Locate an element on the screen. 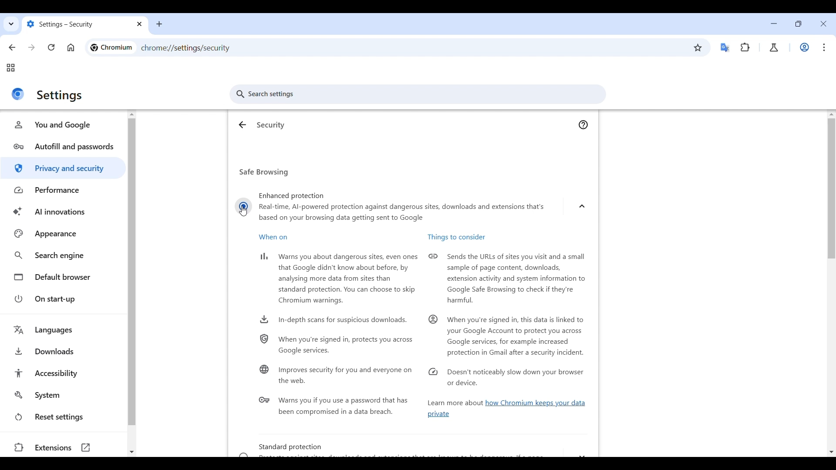 Image resolution: width=836 pixels, height=470 pixels. Google translator extension is located at coordinates (725, 48).